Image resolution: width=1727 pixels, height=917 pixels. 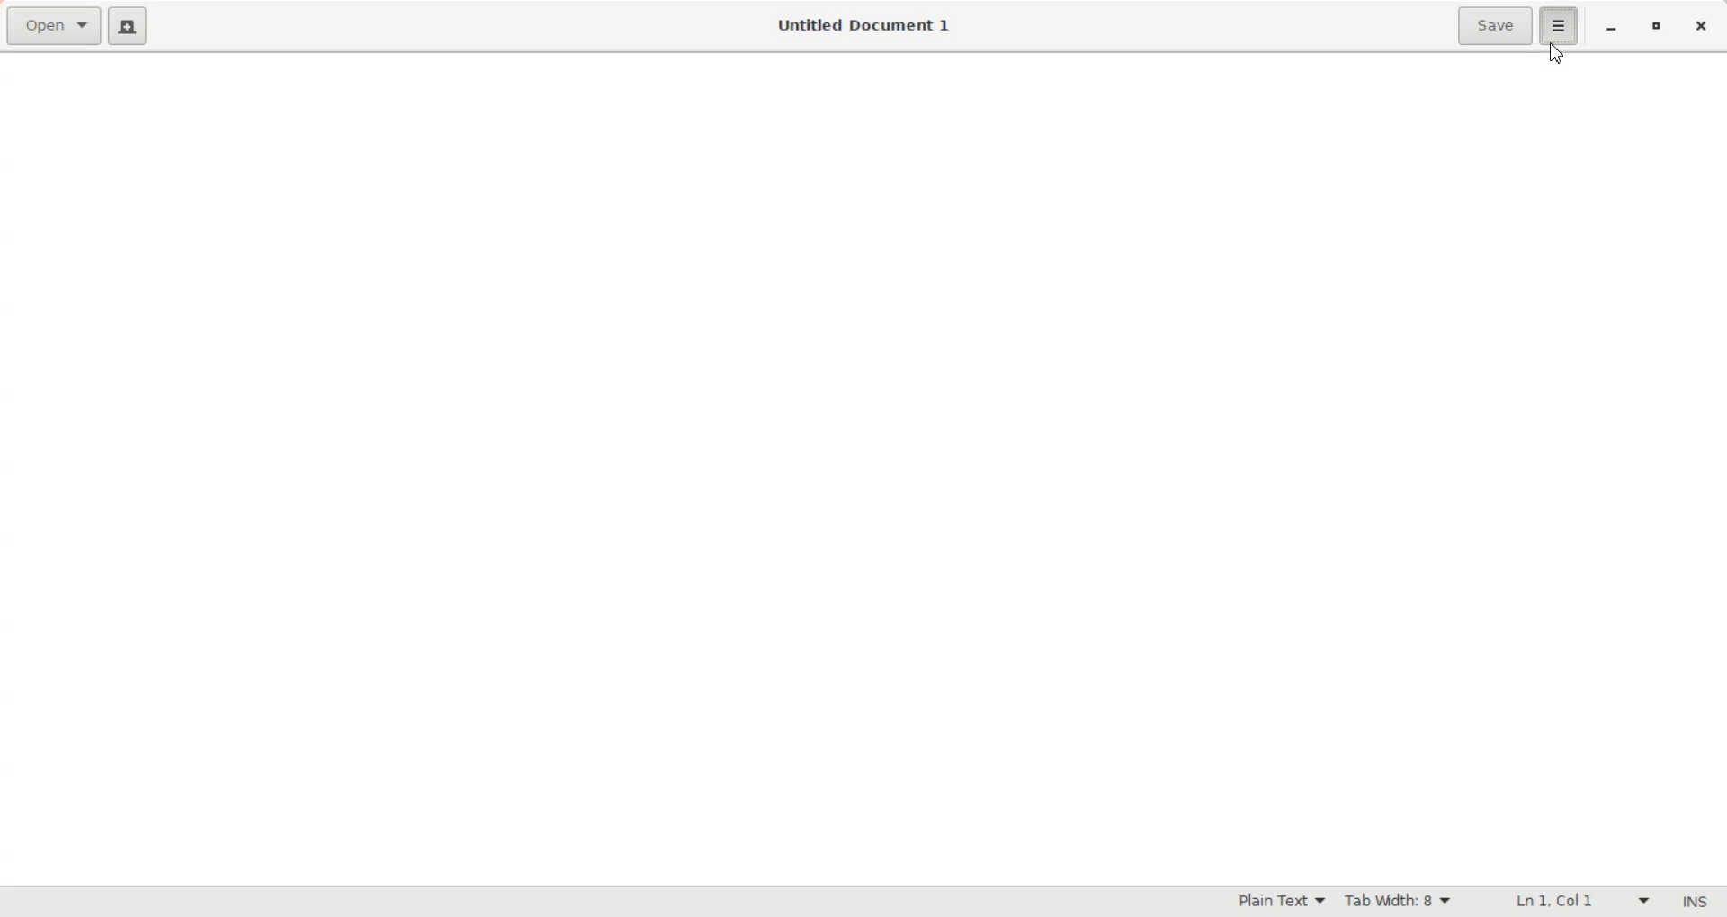 I want to click on Close, so click(x=1701, y=28).